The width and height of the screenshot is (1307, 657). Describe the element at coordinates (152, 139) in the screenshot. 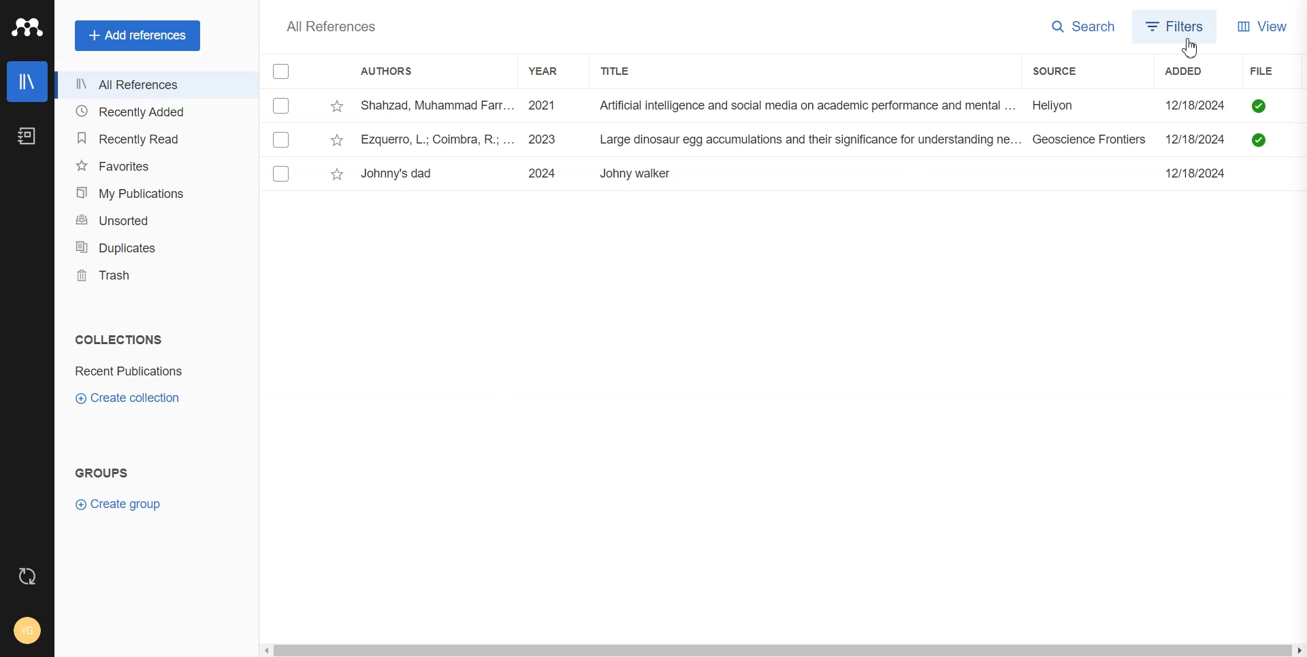

I see `Recently Read` at that location.